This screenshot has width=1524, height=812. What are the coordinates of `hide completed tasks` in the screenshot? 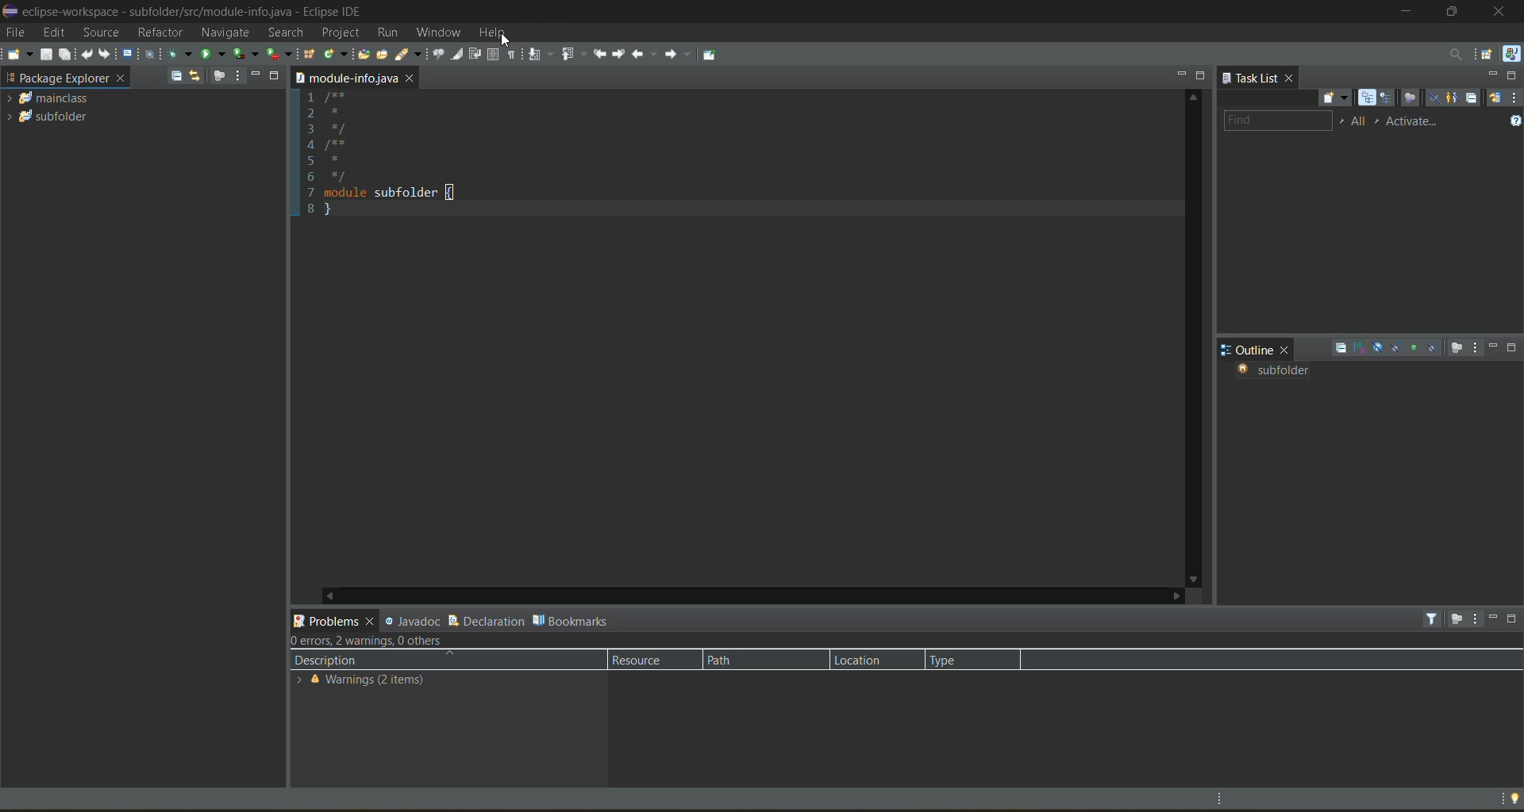 It's located at (1435, 98).